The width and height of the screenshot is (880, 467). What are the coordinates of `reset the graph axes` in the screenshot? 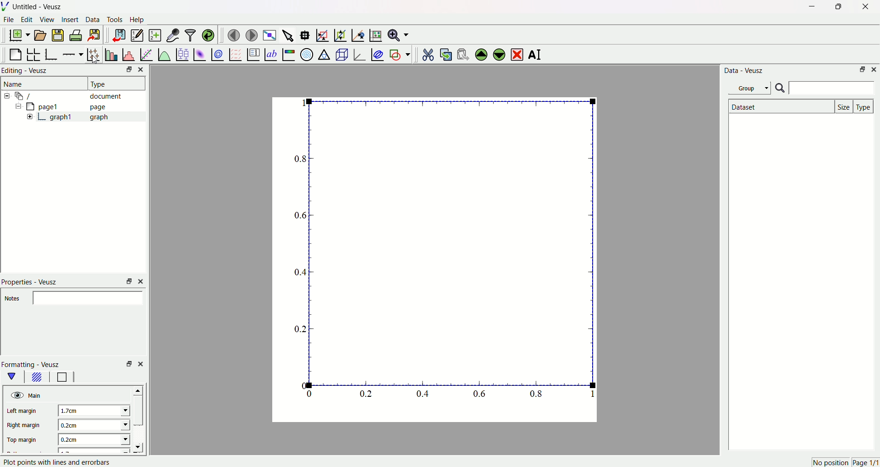 It's located at (374, 33).